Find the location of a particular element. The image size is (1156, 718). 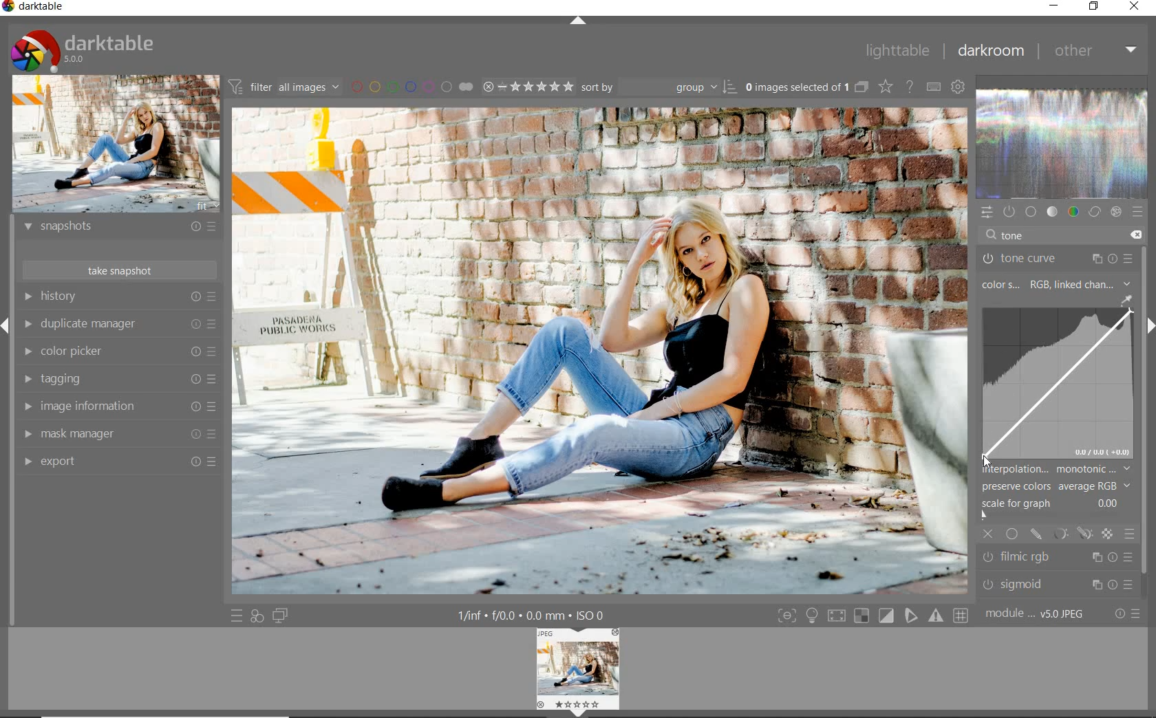

snapshots is located at coordinates (119, 229).